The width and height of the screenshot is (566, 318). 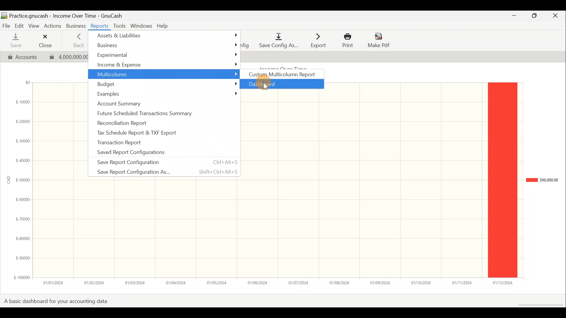 What do you see at coordinates (164, 35) in the screenshot?
I see `Assets & liabilities` at bounding box center [164, 35].